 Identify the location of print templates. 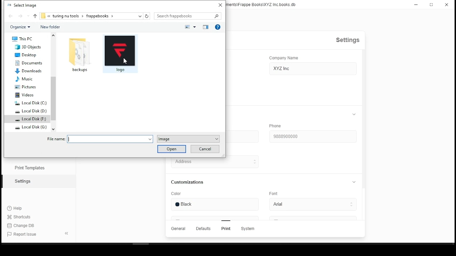
(28, 168).